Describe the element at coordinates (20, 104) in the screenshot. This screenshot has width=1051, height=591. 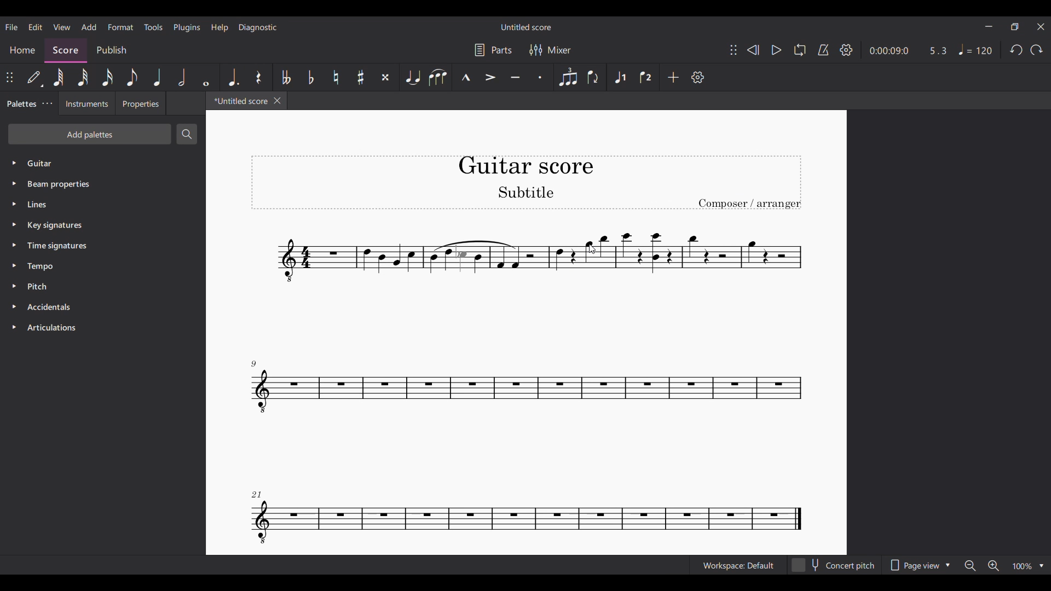
I see `Palettes, current tab` at that location.